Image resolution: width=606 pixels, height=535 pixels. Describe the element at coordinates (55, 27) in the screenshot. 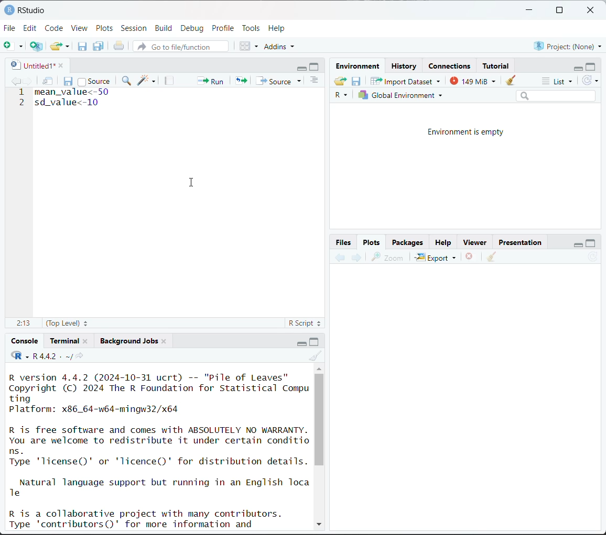

I see `Code` at that location.